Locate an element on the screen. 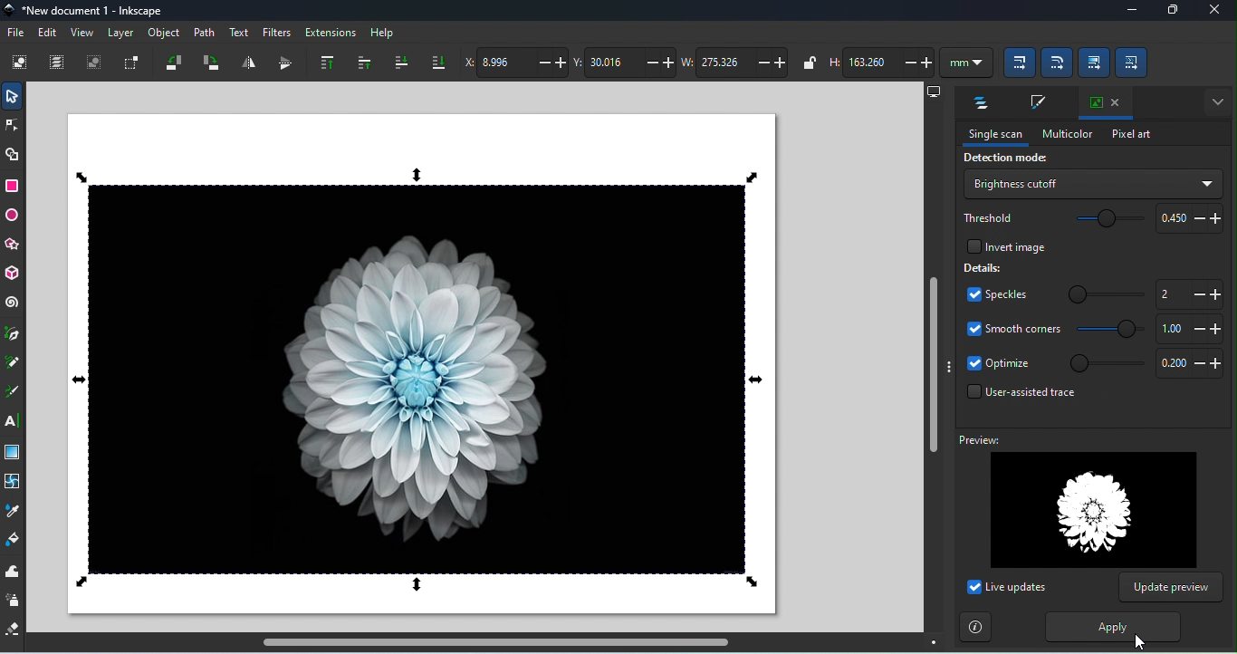 The width and height of the screenshot is (1237, 654). Speckles is located at coordinates (996, 294).